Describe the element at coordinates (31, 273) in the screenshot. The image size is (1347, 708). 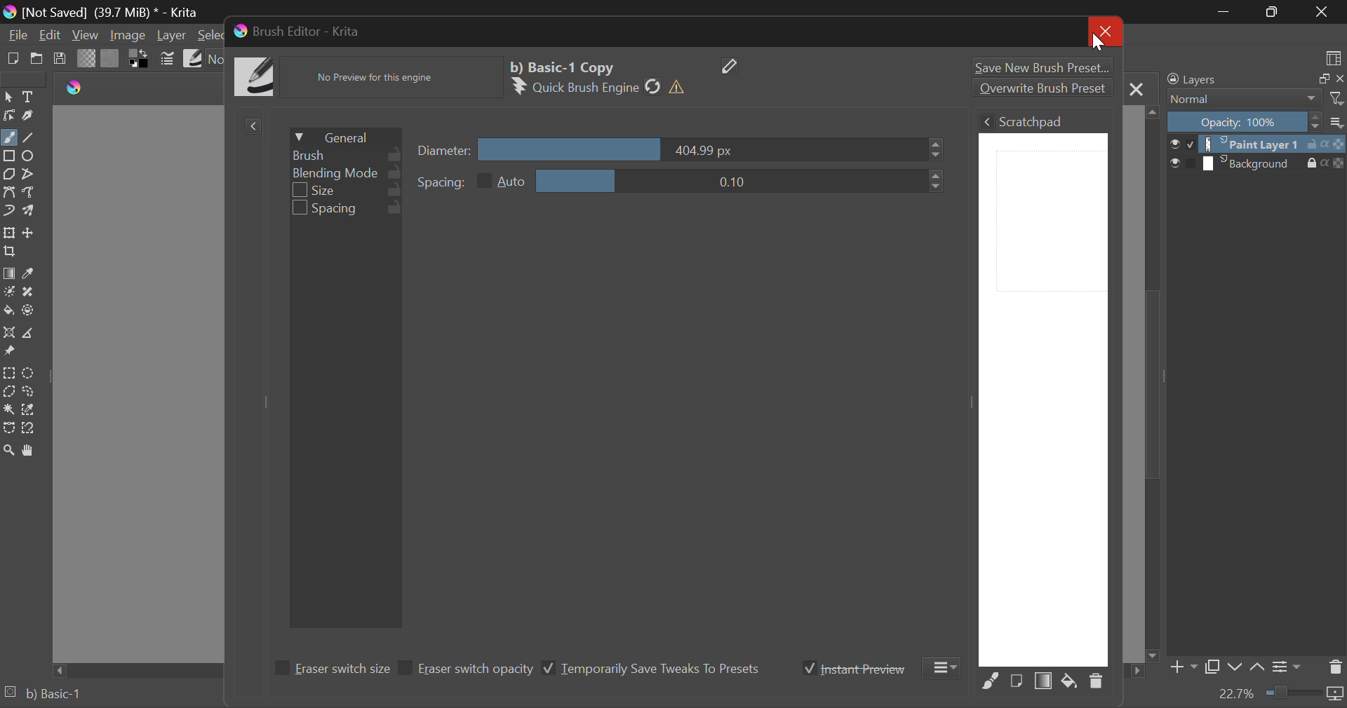
I see `Eyedropper` at that location.